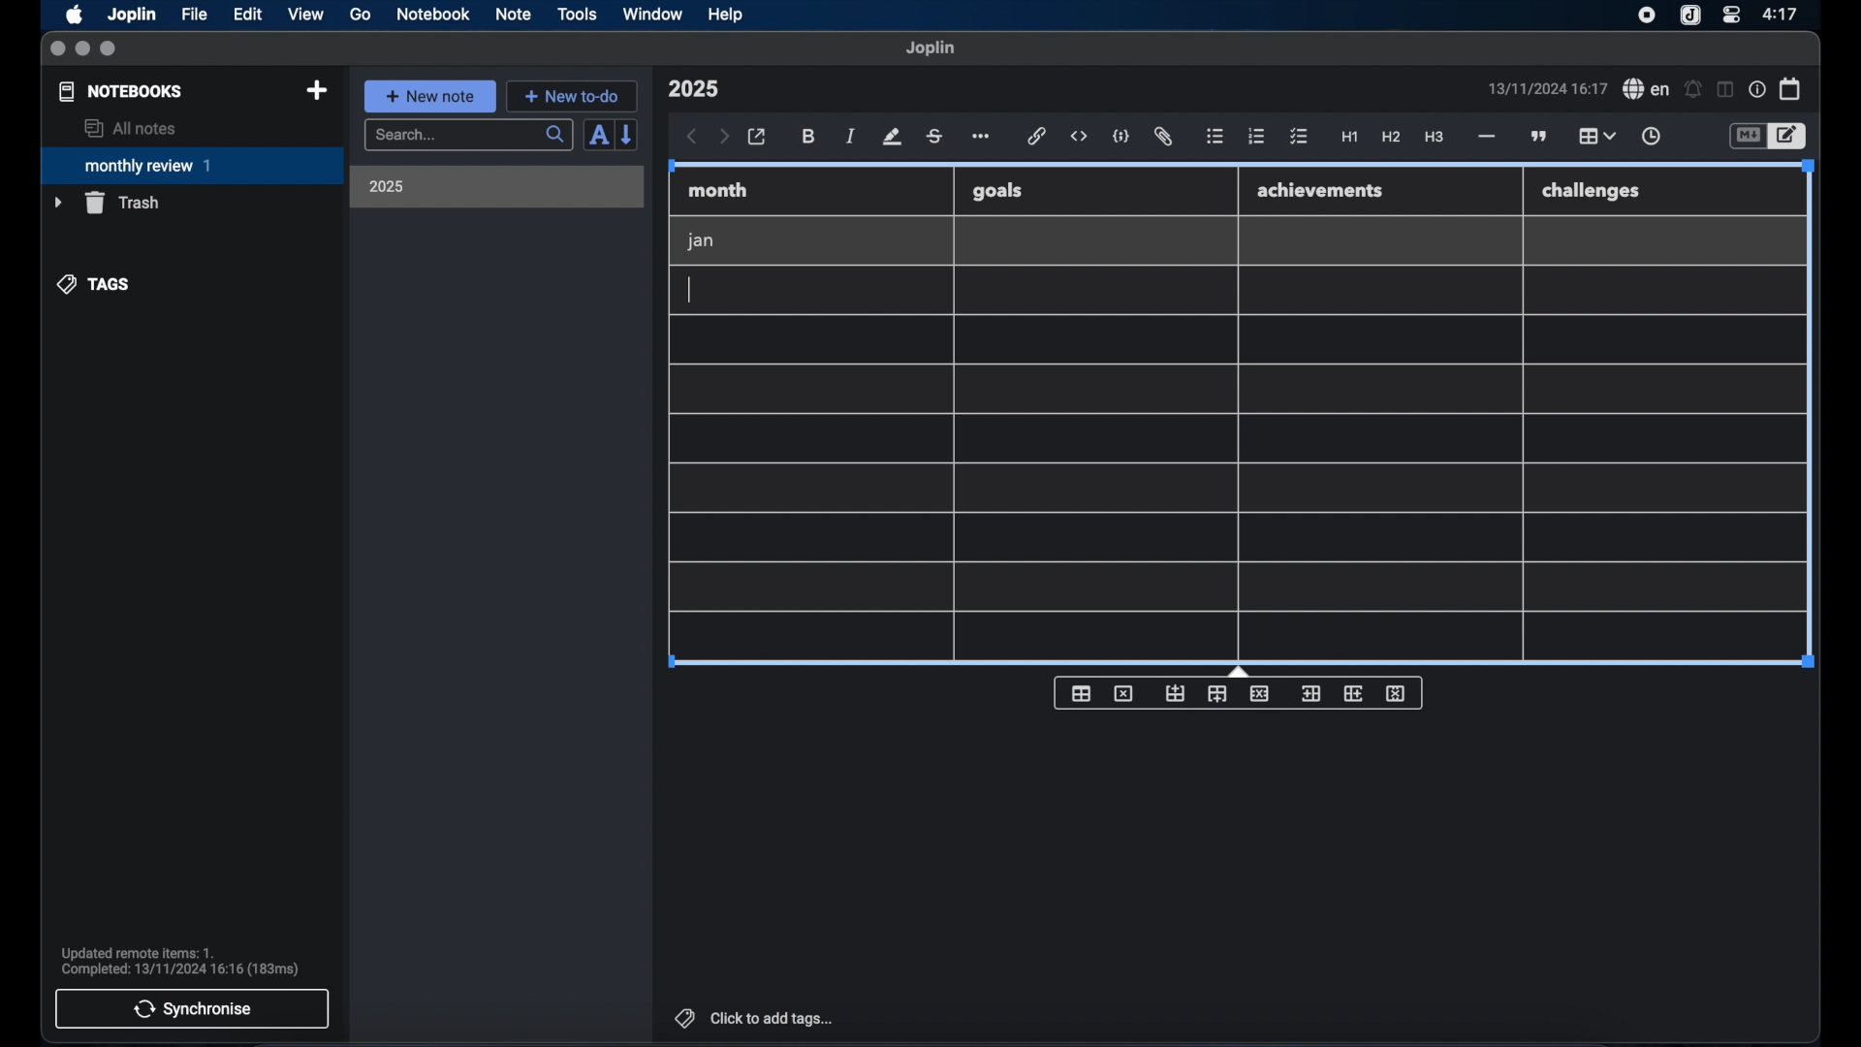  What do you see at coordinates (192, 1008) in the screenshot?
I see `synchronise` at bounding box center [192, 1008].